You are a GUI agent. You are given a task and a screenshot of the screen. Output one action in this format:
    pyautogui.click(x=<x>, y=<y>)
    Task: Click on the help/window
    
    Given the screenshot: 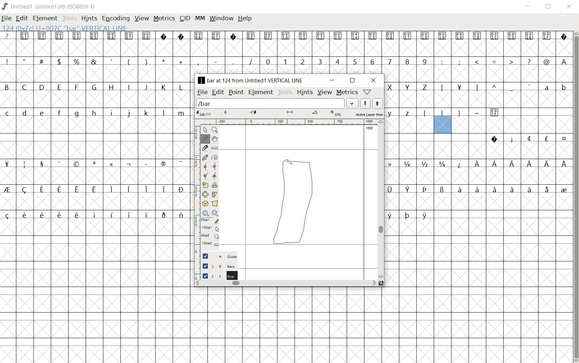 What is the action you would take?
    pyautogui.click(x=368, y=91)
    